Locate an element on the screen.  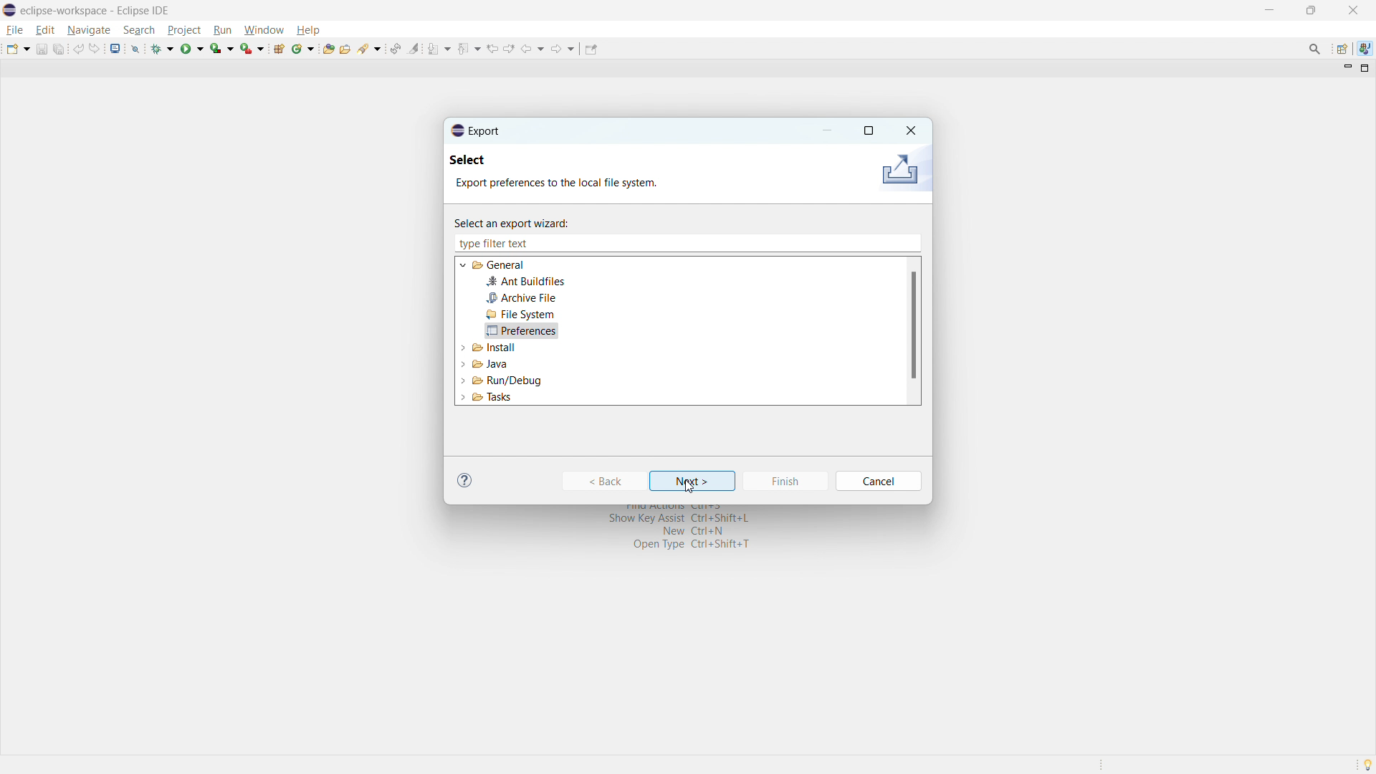
pin editor is located at coordinates (590, 49).